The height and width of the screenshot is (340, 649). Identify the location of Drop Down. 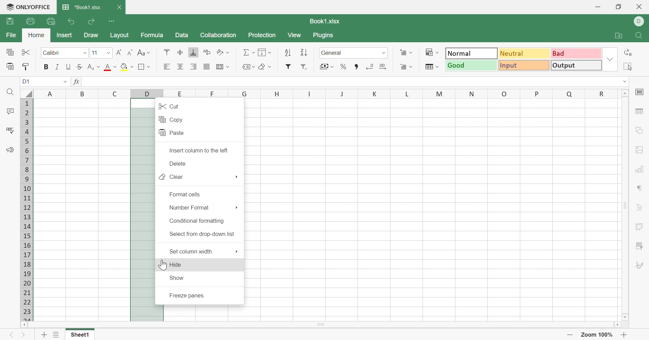
(255, 67).